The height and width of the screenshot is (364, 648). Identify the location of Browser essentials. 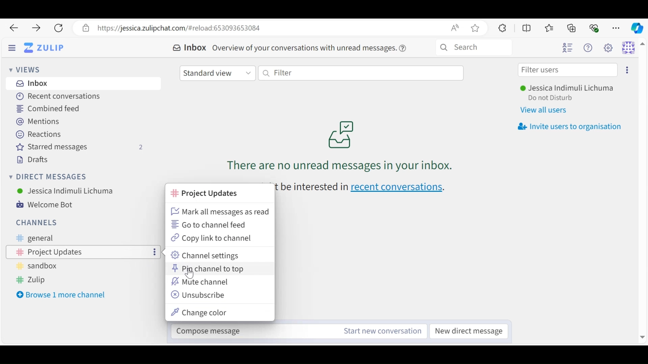
(595, 27).